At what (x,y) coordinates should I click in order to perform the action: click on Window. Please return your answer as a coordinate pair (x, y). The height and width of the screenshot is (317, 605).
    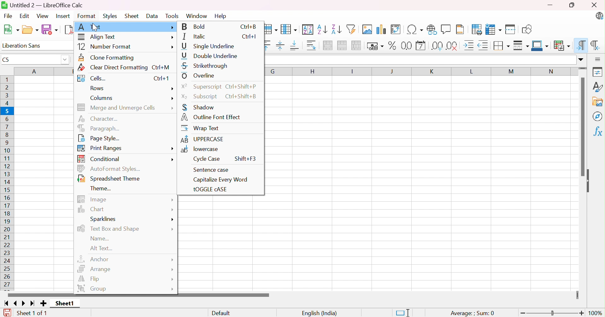
    Looking at the image, I should click on (197, 15).